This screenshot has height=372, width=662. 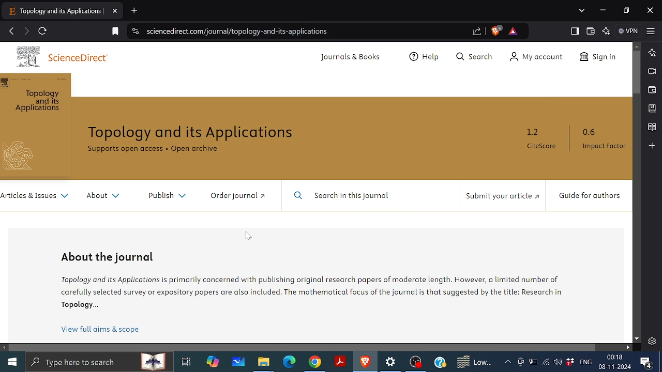 What do you see at coordinates (353, 153) in the screenshot?
I see `cursor` at bounding box center [353, 153].